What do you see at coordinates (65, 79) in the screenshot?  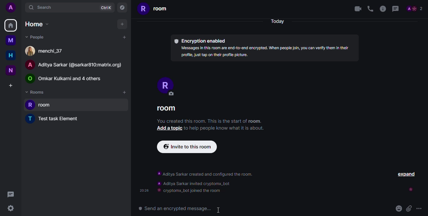 I see `©  Omkar Kulkarni and 4 others` at bounding box center [65, 79].